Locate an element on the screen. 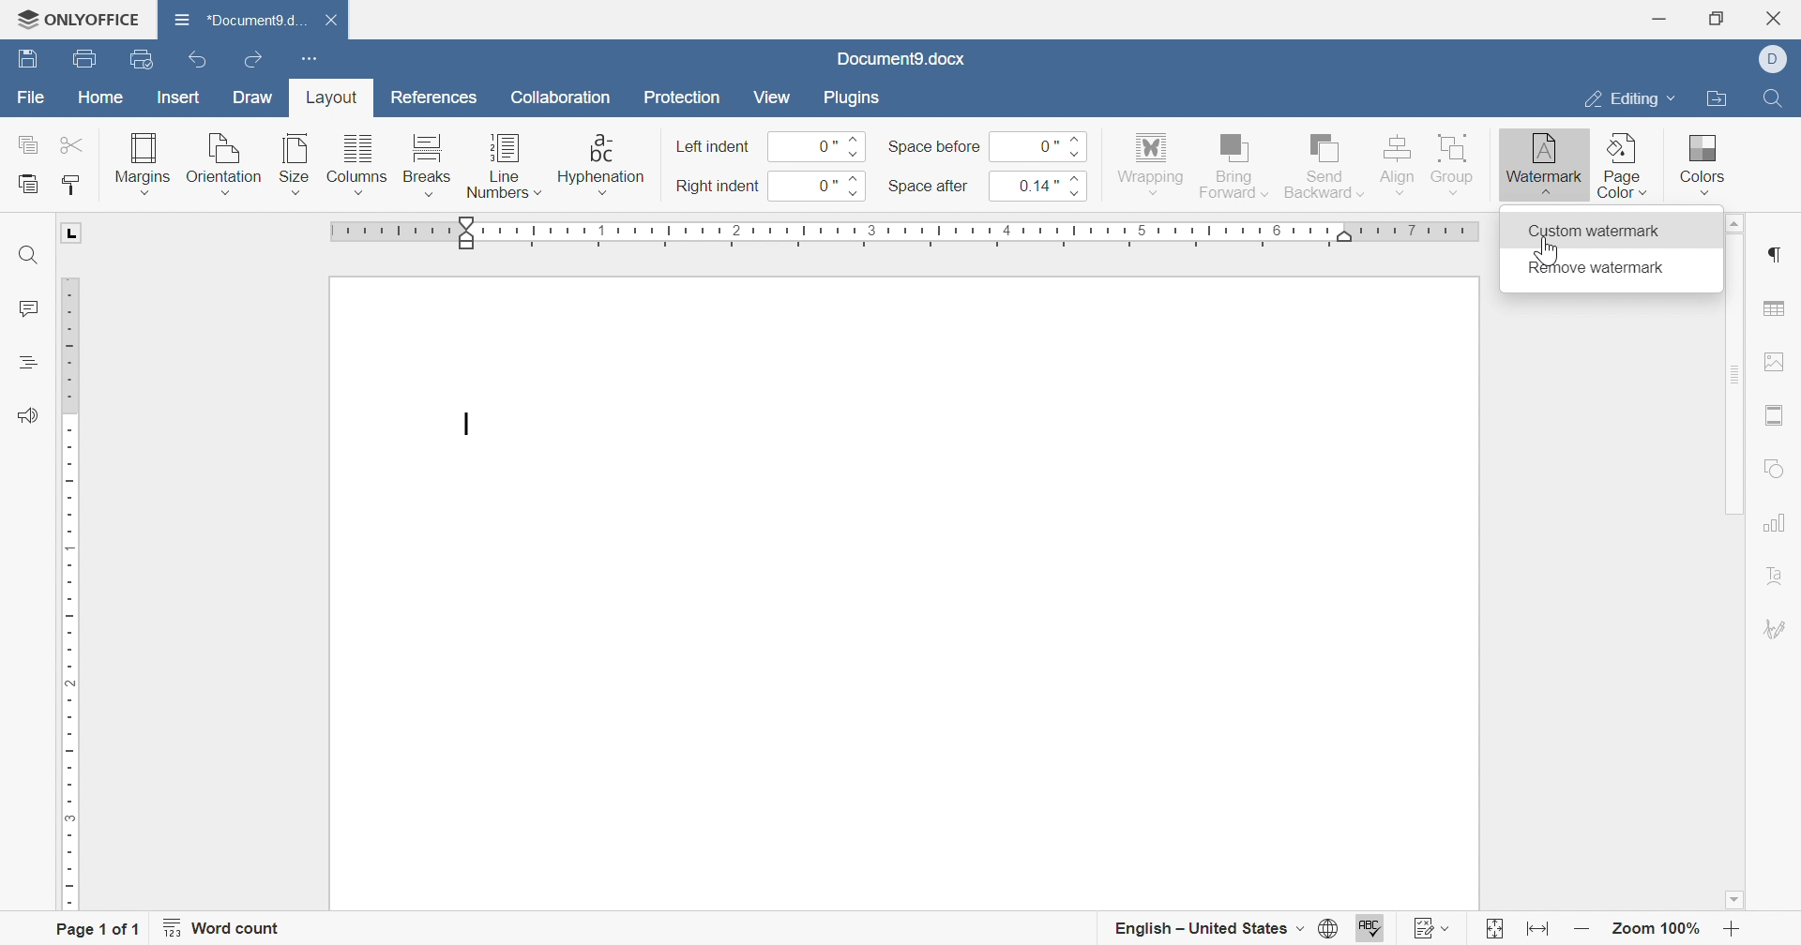 The height and width of the screenshot is (945, 1801). editing is located at coordinates (1626, 102).